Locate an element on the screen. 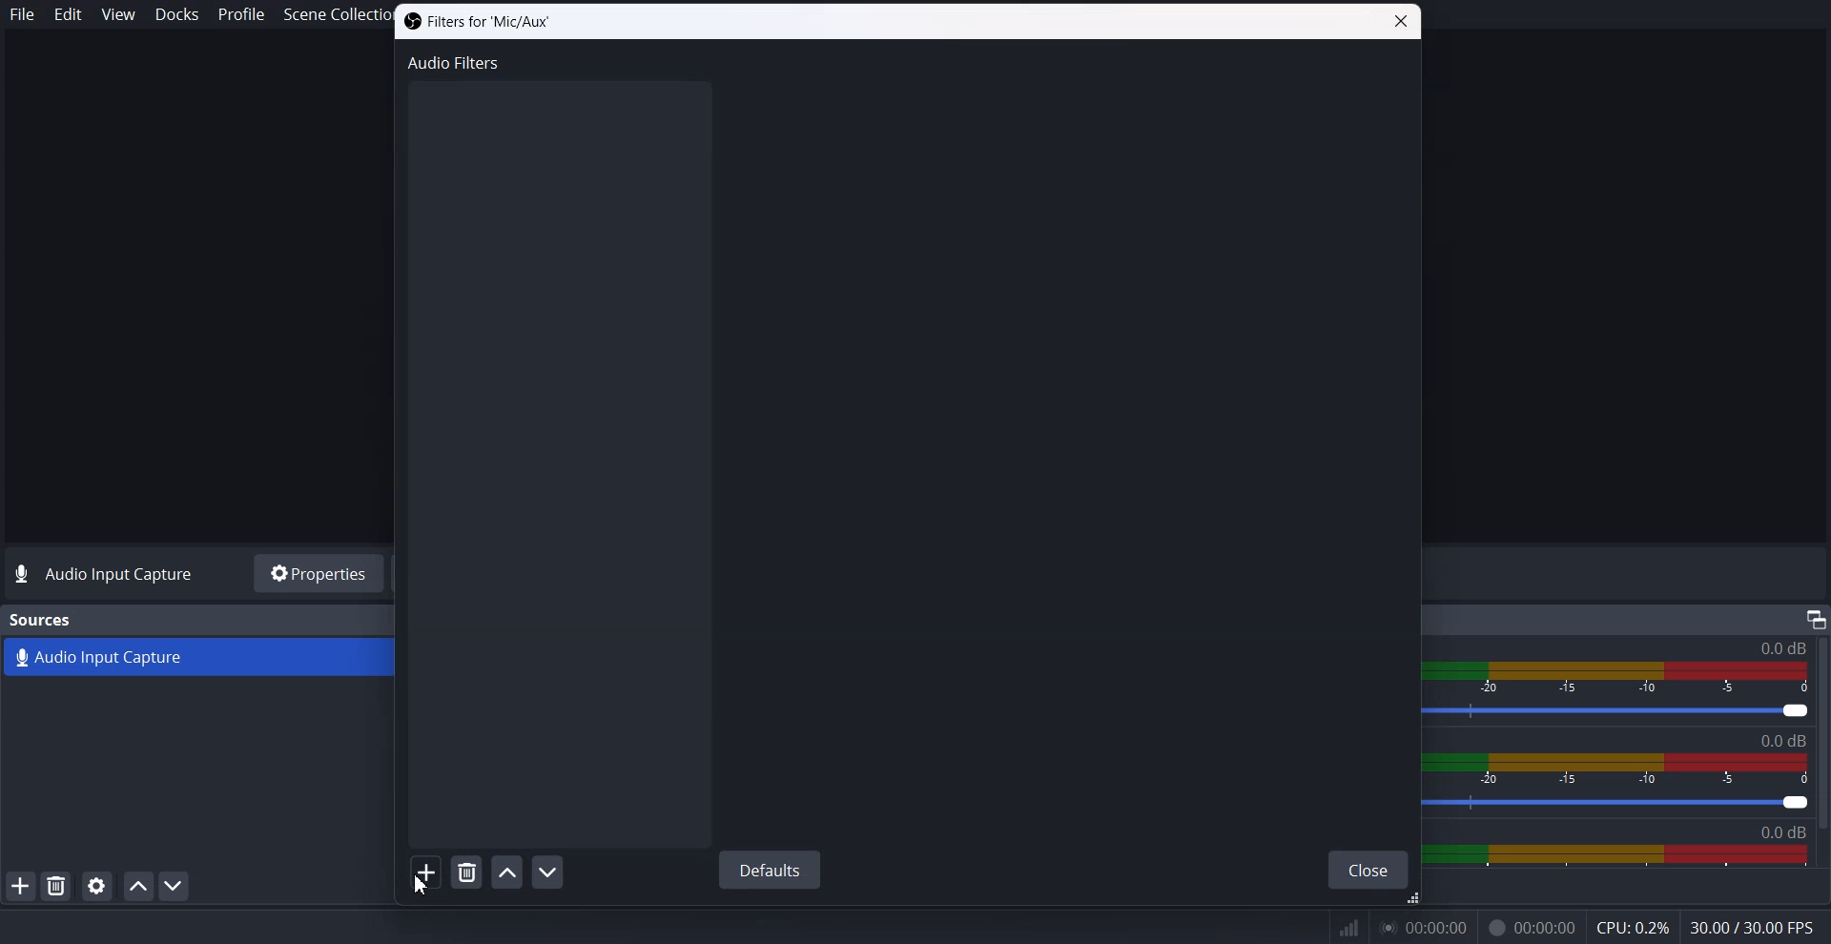  Remove Selected Source is located at coordinates (56, 885).